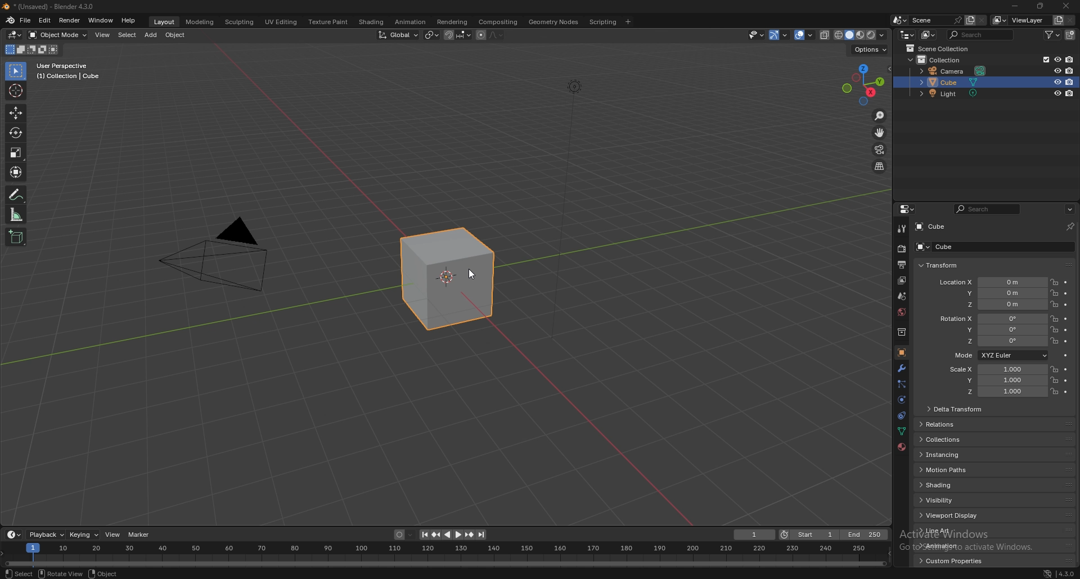 This screenshot has height=579, width=1080. I want to click on blender, so click(10, 21).